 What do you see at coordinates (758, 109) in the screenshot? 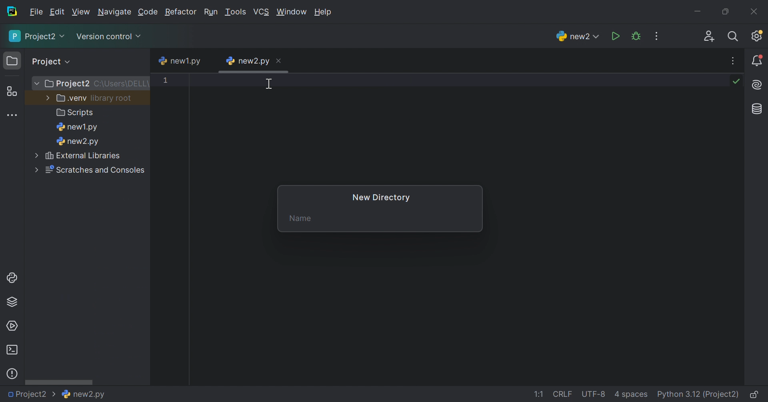
I see `Database` at bounding box center [758, 109].